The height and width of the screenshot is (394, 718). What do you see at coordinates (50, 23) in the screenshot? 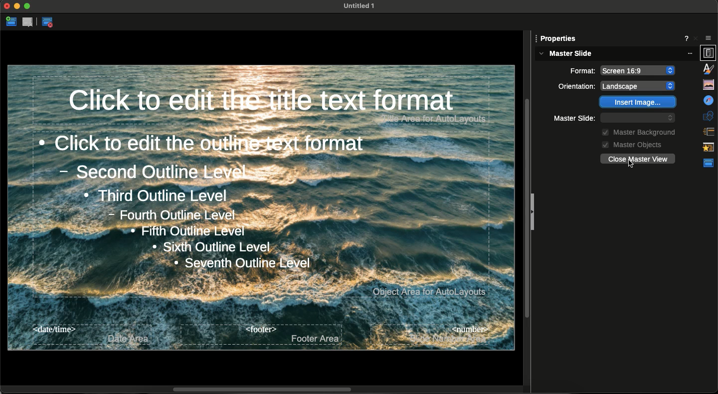
I see `Close master view` at bounding box center [50, 23].